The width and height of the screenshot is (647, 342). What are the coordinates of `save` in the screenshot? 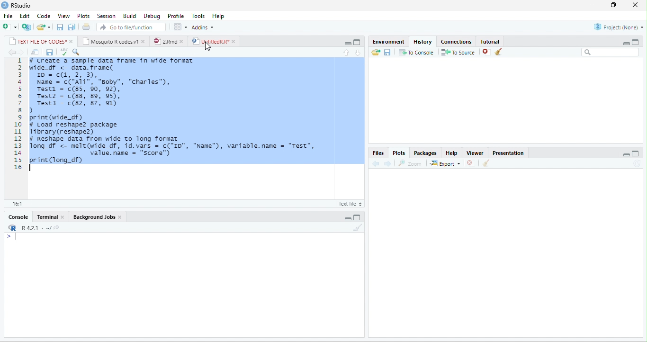 It's located at (50, 52).